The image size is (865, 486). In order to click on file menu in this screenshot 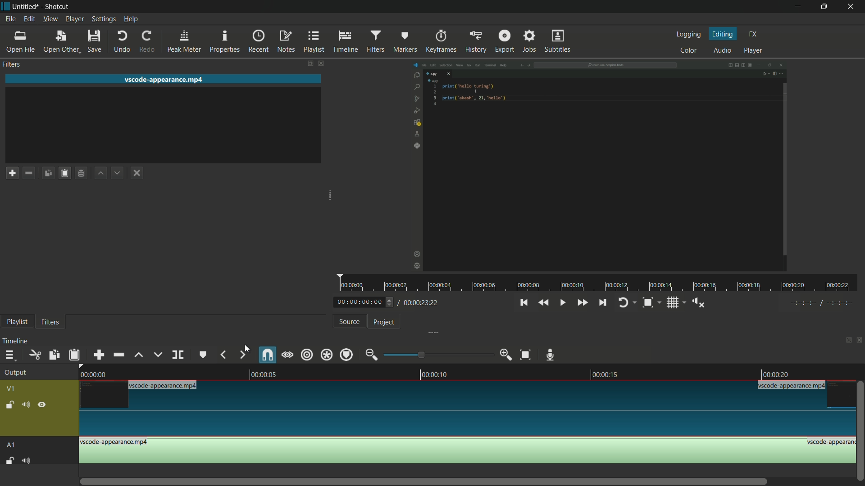, I will do `click(9, 19)`.